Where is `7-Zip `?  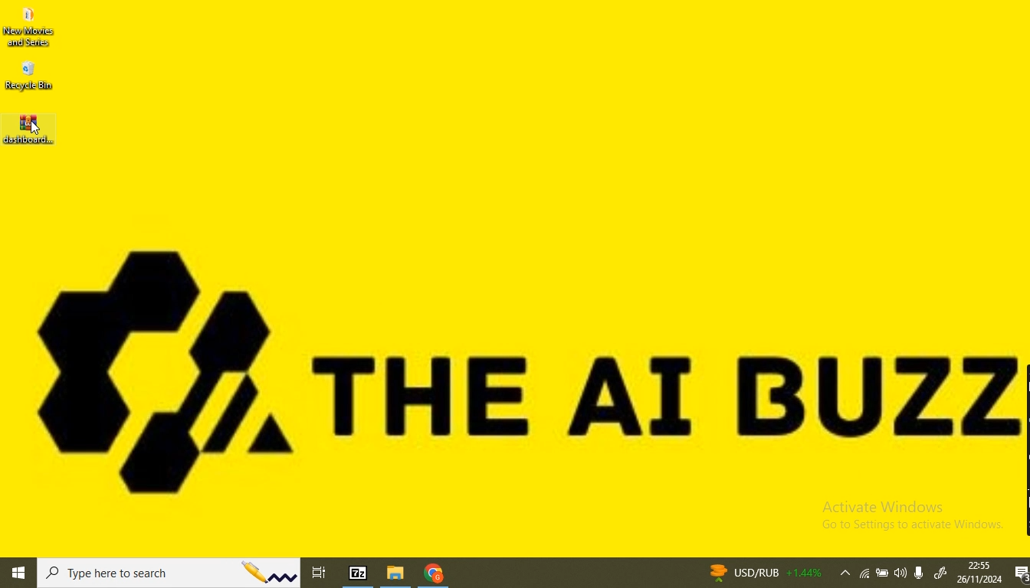
7-Zip  is located at coordinates (359, 572).